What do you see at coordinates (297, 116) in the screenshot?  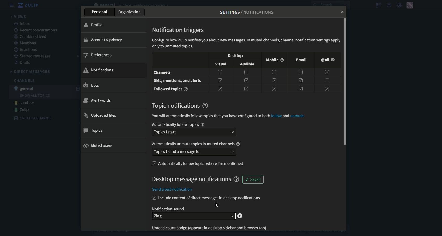 I see `unmute` at bounding box center [297, 116].